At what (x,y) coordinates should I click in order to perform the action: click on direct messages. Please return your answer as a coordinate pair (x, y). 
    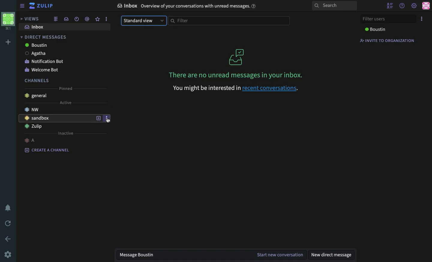
    Looking at the image, I should click on (44, 37).